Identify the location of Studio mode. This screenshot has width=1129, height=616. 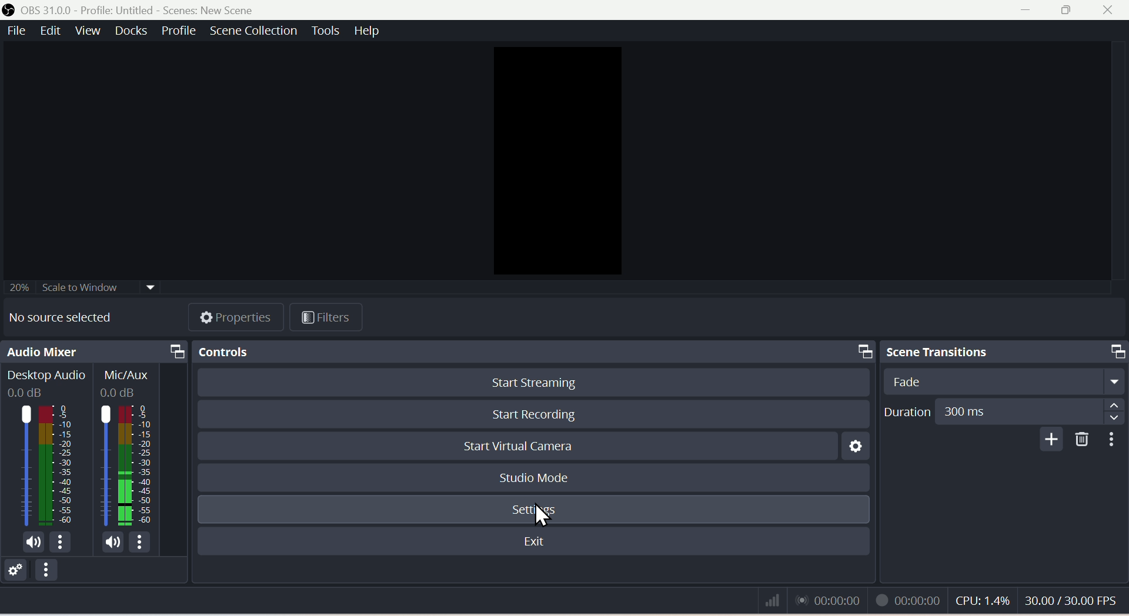
(533, 477).